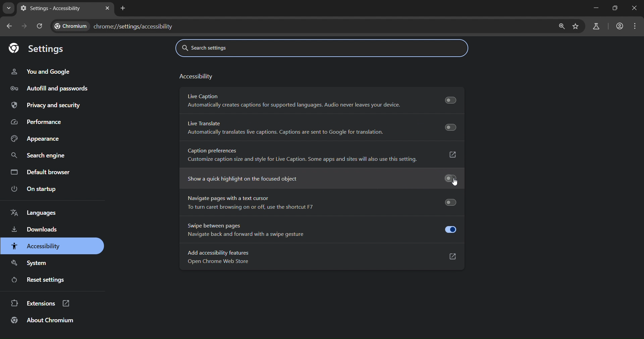 Image resolution: width=644 pixels, height=339 pixels. I want to click on Toggle, so click(451, 100).